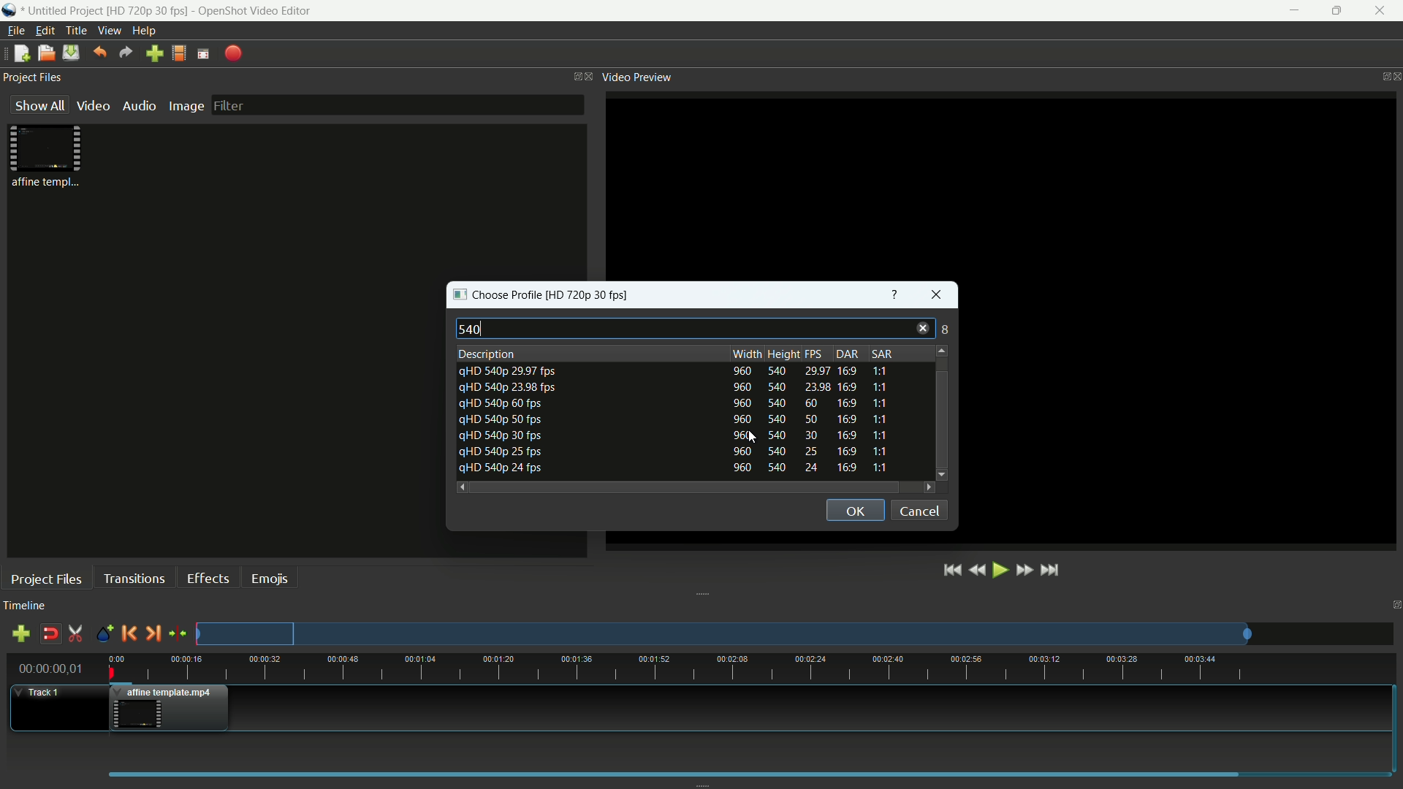 This screenshot has height=789, width=1403. Describe the element at coordinates (677, 419) in the screenshot. I see `profile-4` at that location.